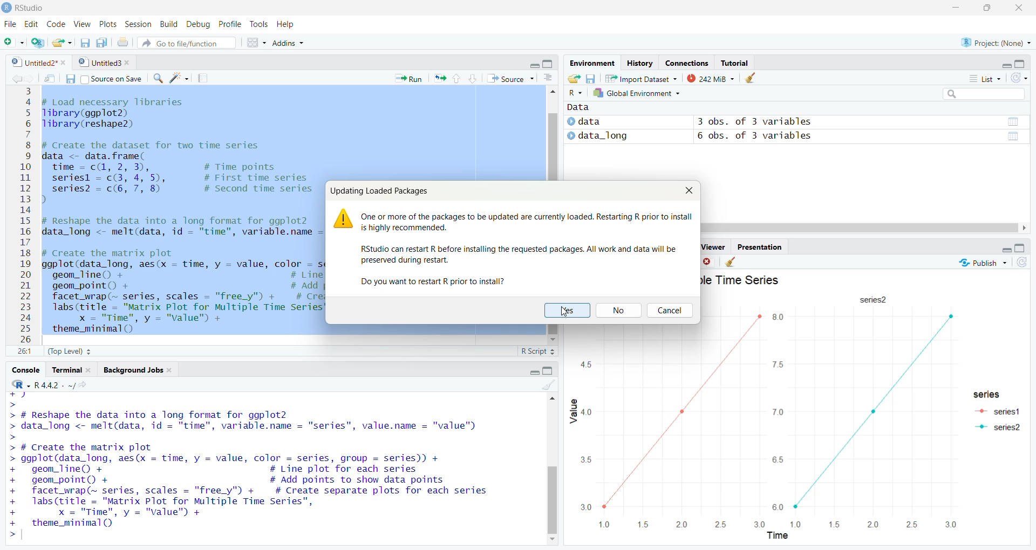 This screenshot has width=1036, height=550. Describe the element at coordinates (130, 63) in the screenshot. I see `close` at that location.